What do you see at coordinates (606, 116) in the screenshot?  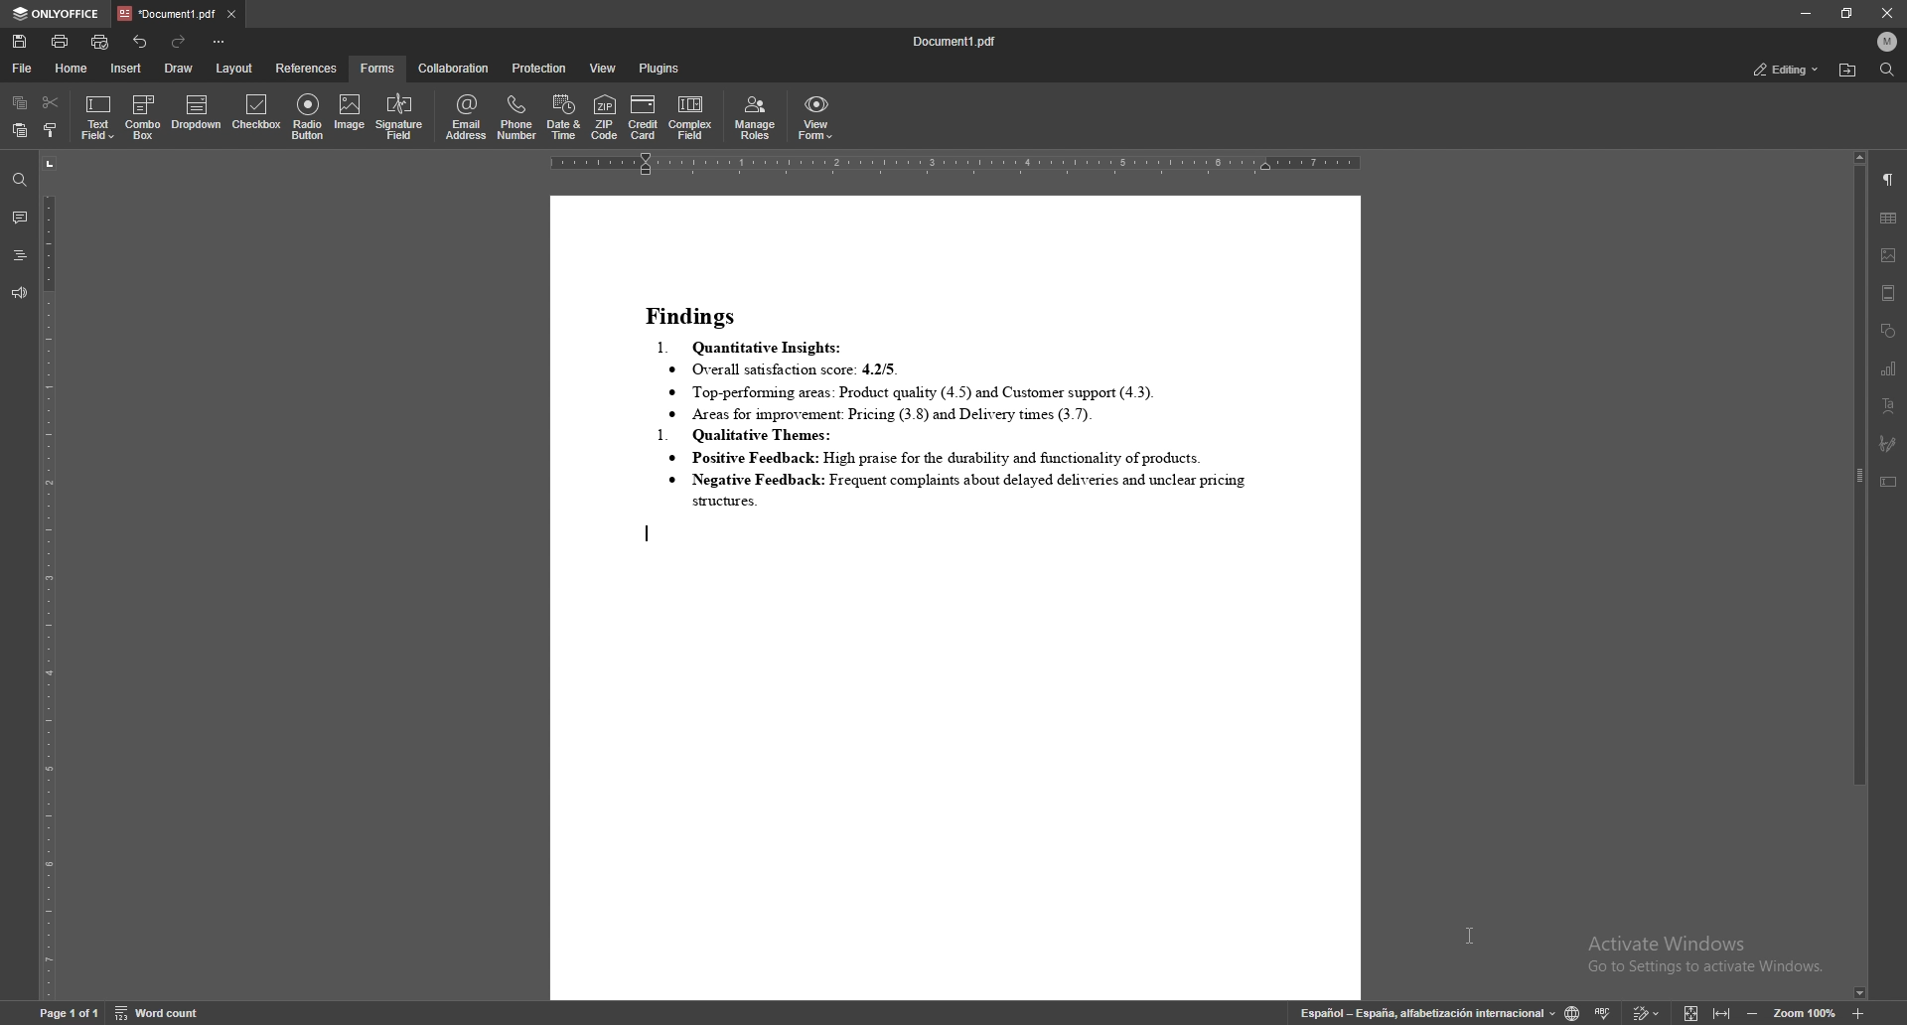 I see `zip code` at bounding box center [606, 116].